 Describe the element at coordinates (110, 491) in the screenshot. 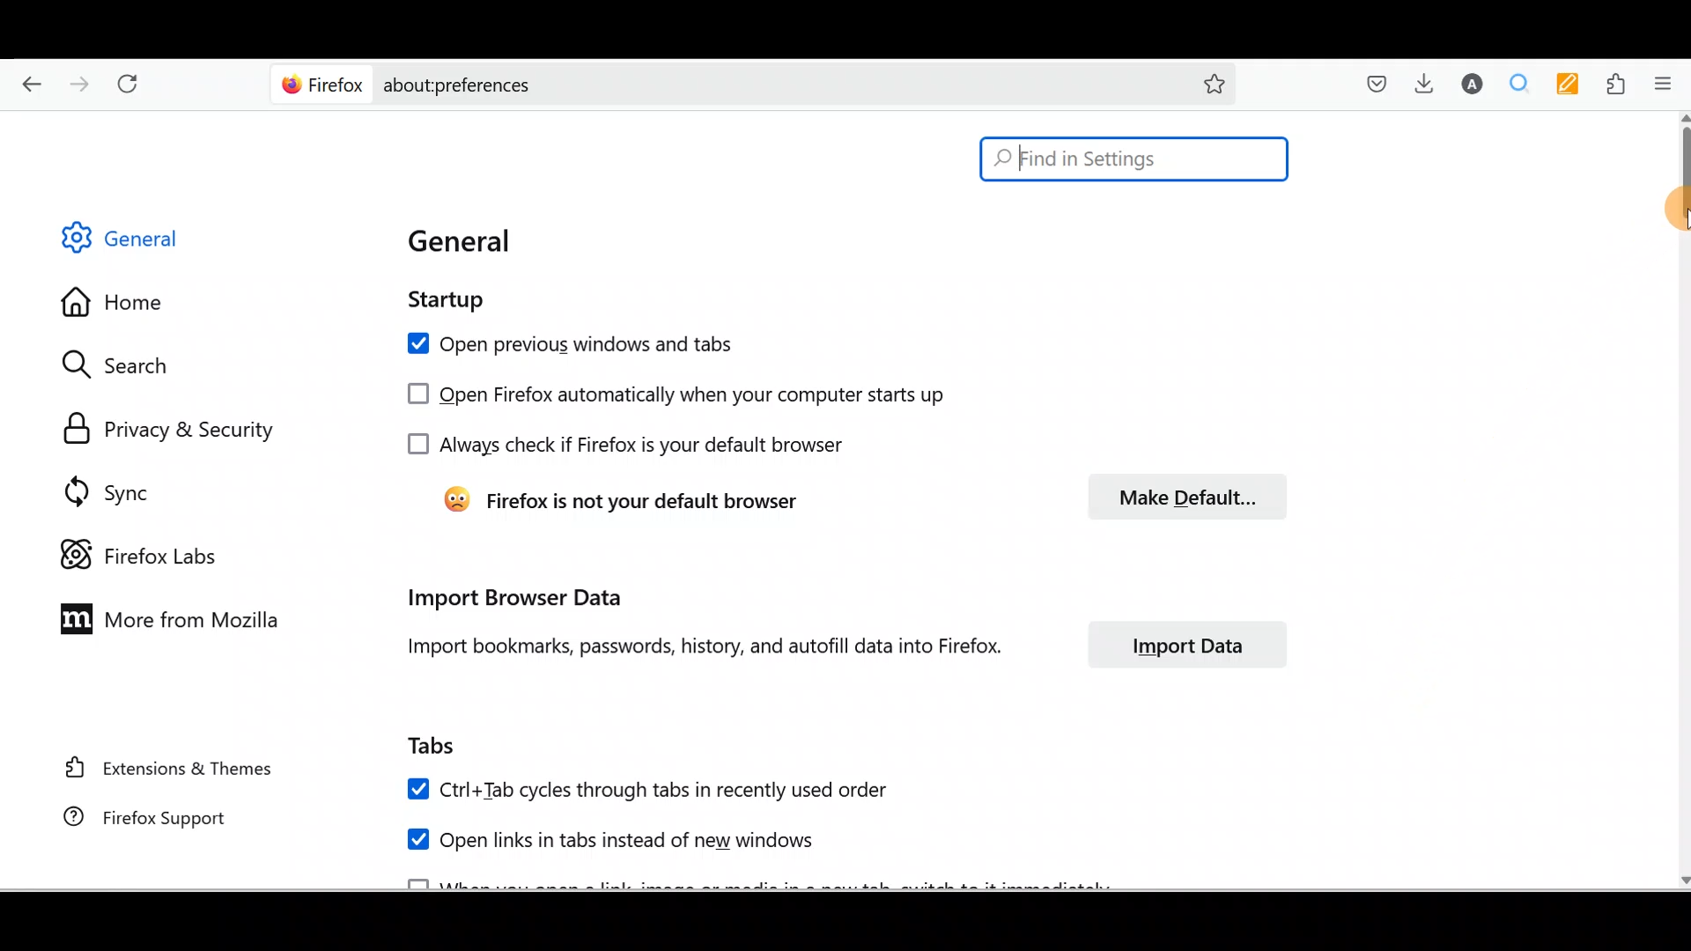

I see `Sync` at that location.